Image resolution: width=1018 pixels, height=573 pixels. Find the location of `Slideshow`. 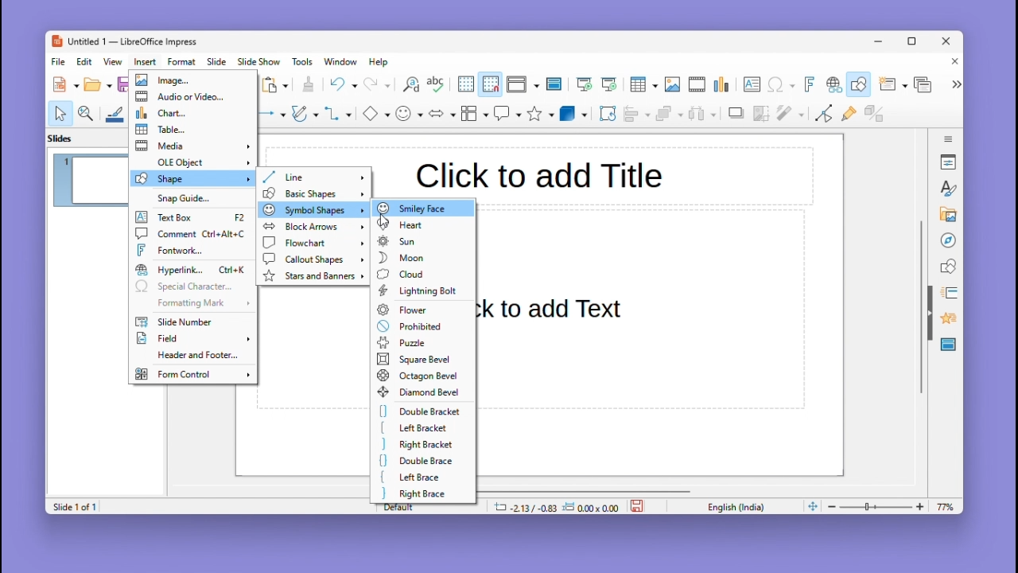

Slideshow is located at coordinates (260, 62).